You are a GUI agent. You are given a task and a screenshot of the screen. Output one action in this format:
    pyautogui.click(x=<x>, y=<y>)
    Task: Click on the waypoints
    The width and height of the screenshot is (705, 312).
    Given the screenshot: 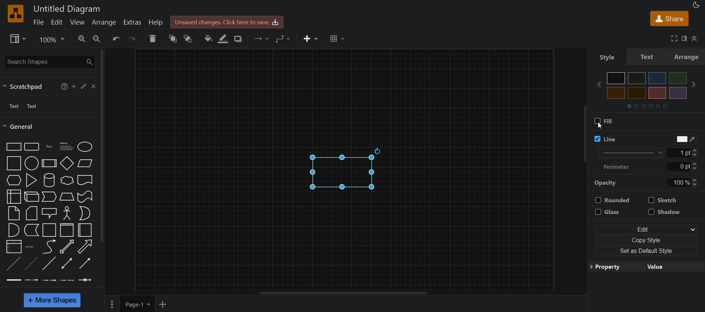 What is the action you would take?
    pyautogui.click(x=285, y=39)
    